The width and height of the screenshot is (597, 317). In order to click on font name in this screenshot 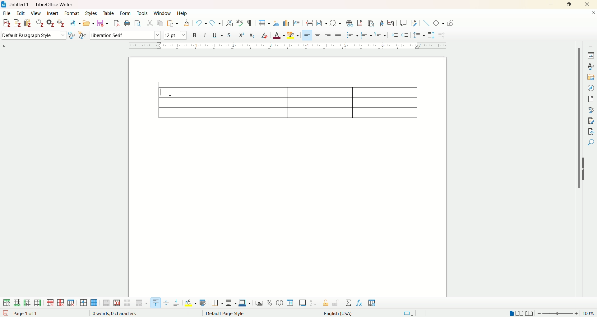, I will do `click(124, 35)`.